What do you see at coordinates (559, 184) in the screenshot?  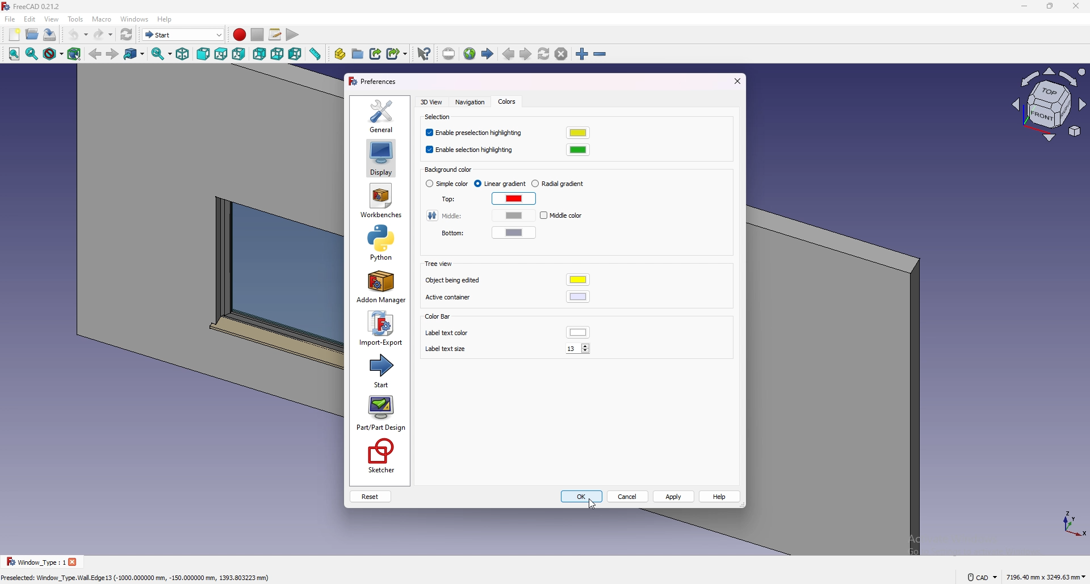 I see `radial gradient` at bounding box center [559, 184].